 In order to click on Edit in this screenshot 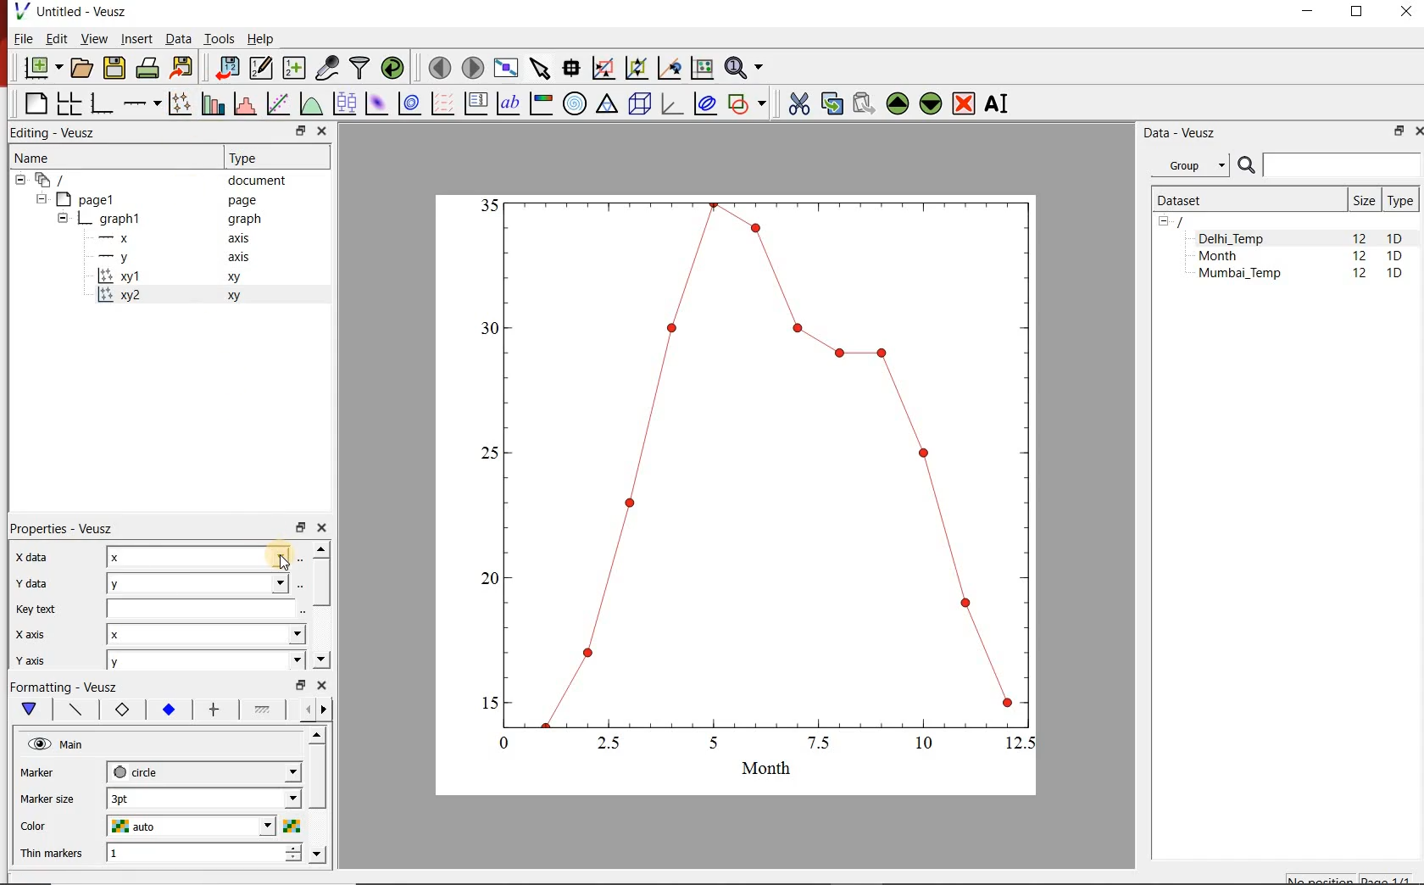, I will do `click(55, 38)`.